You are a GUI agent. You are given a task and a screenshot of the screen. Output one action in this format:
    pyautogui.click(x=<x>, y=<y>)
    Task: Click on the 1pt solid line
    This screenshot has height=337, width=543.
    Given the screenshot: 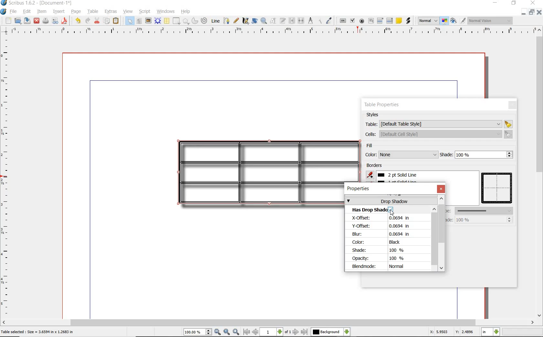 What is the action you would take?
    pyautogui.click(x=401, y=175)
    